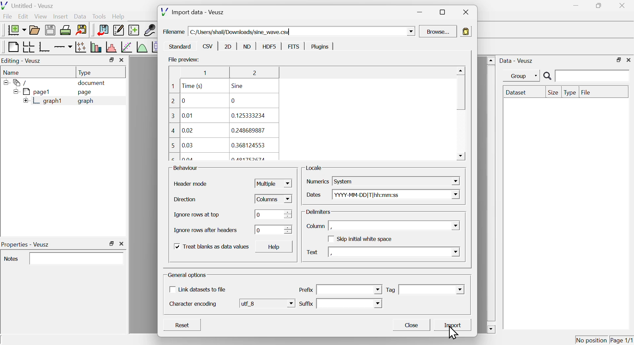  I want to click on FITS, so click(294, 47).